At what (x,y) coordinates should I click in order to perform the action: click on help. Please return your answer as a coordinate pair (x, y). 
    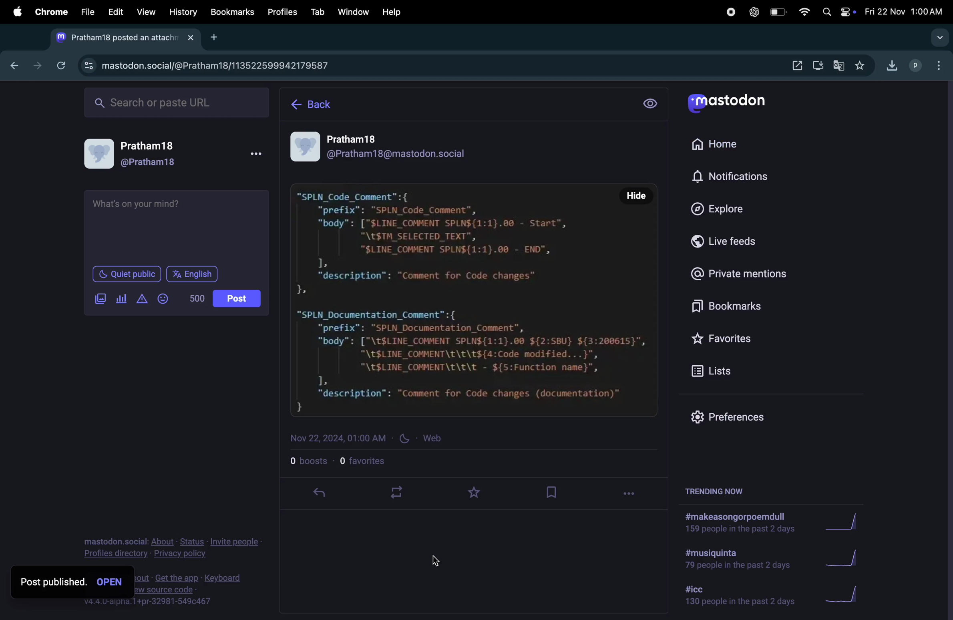
    Looking at the image, I should click on (393, 12).